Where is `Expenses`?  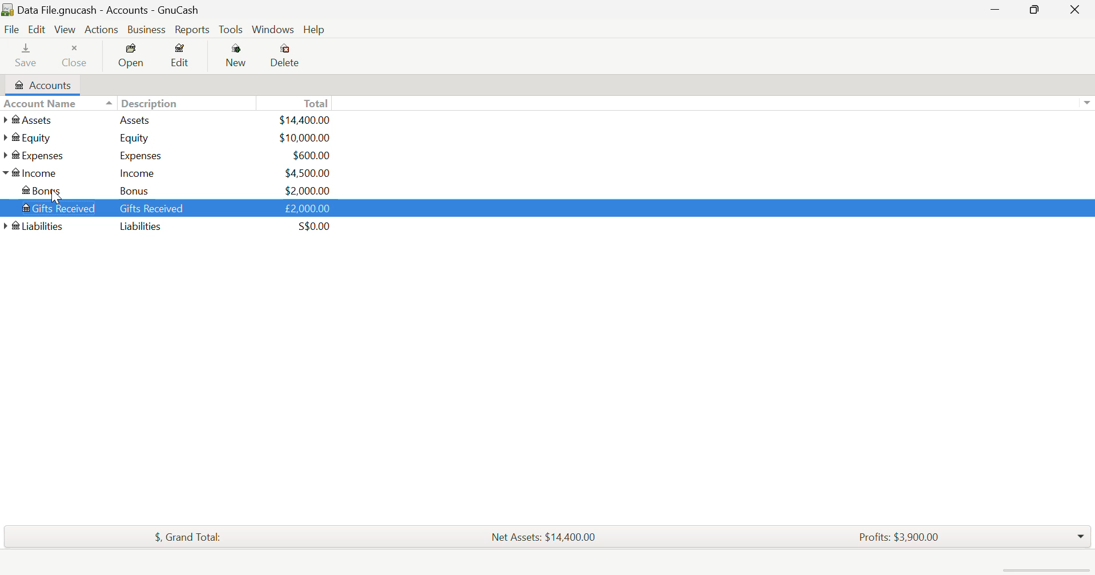 Expenses is located at coordinates (38, 156).